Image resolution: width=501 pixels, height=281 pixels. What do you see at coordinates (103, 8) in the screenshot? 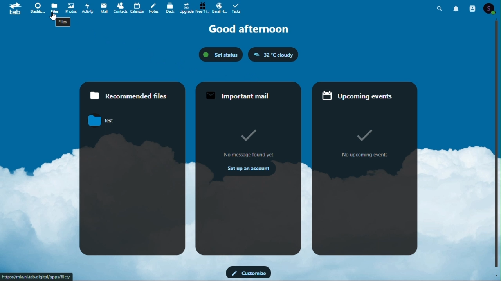
I see `mail` at bounding box center [103, 8].